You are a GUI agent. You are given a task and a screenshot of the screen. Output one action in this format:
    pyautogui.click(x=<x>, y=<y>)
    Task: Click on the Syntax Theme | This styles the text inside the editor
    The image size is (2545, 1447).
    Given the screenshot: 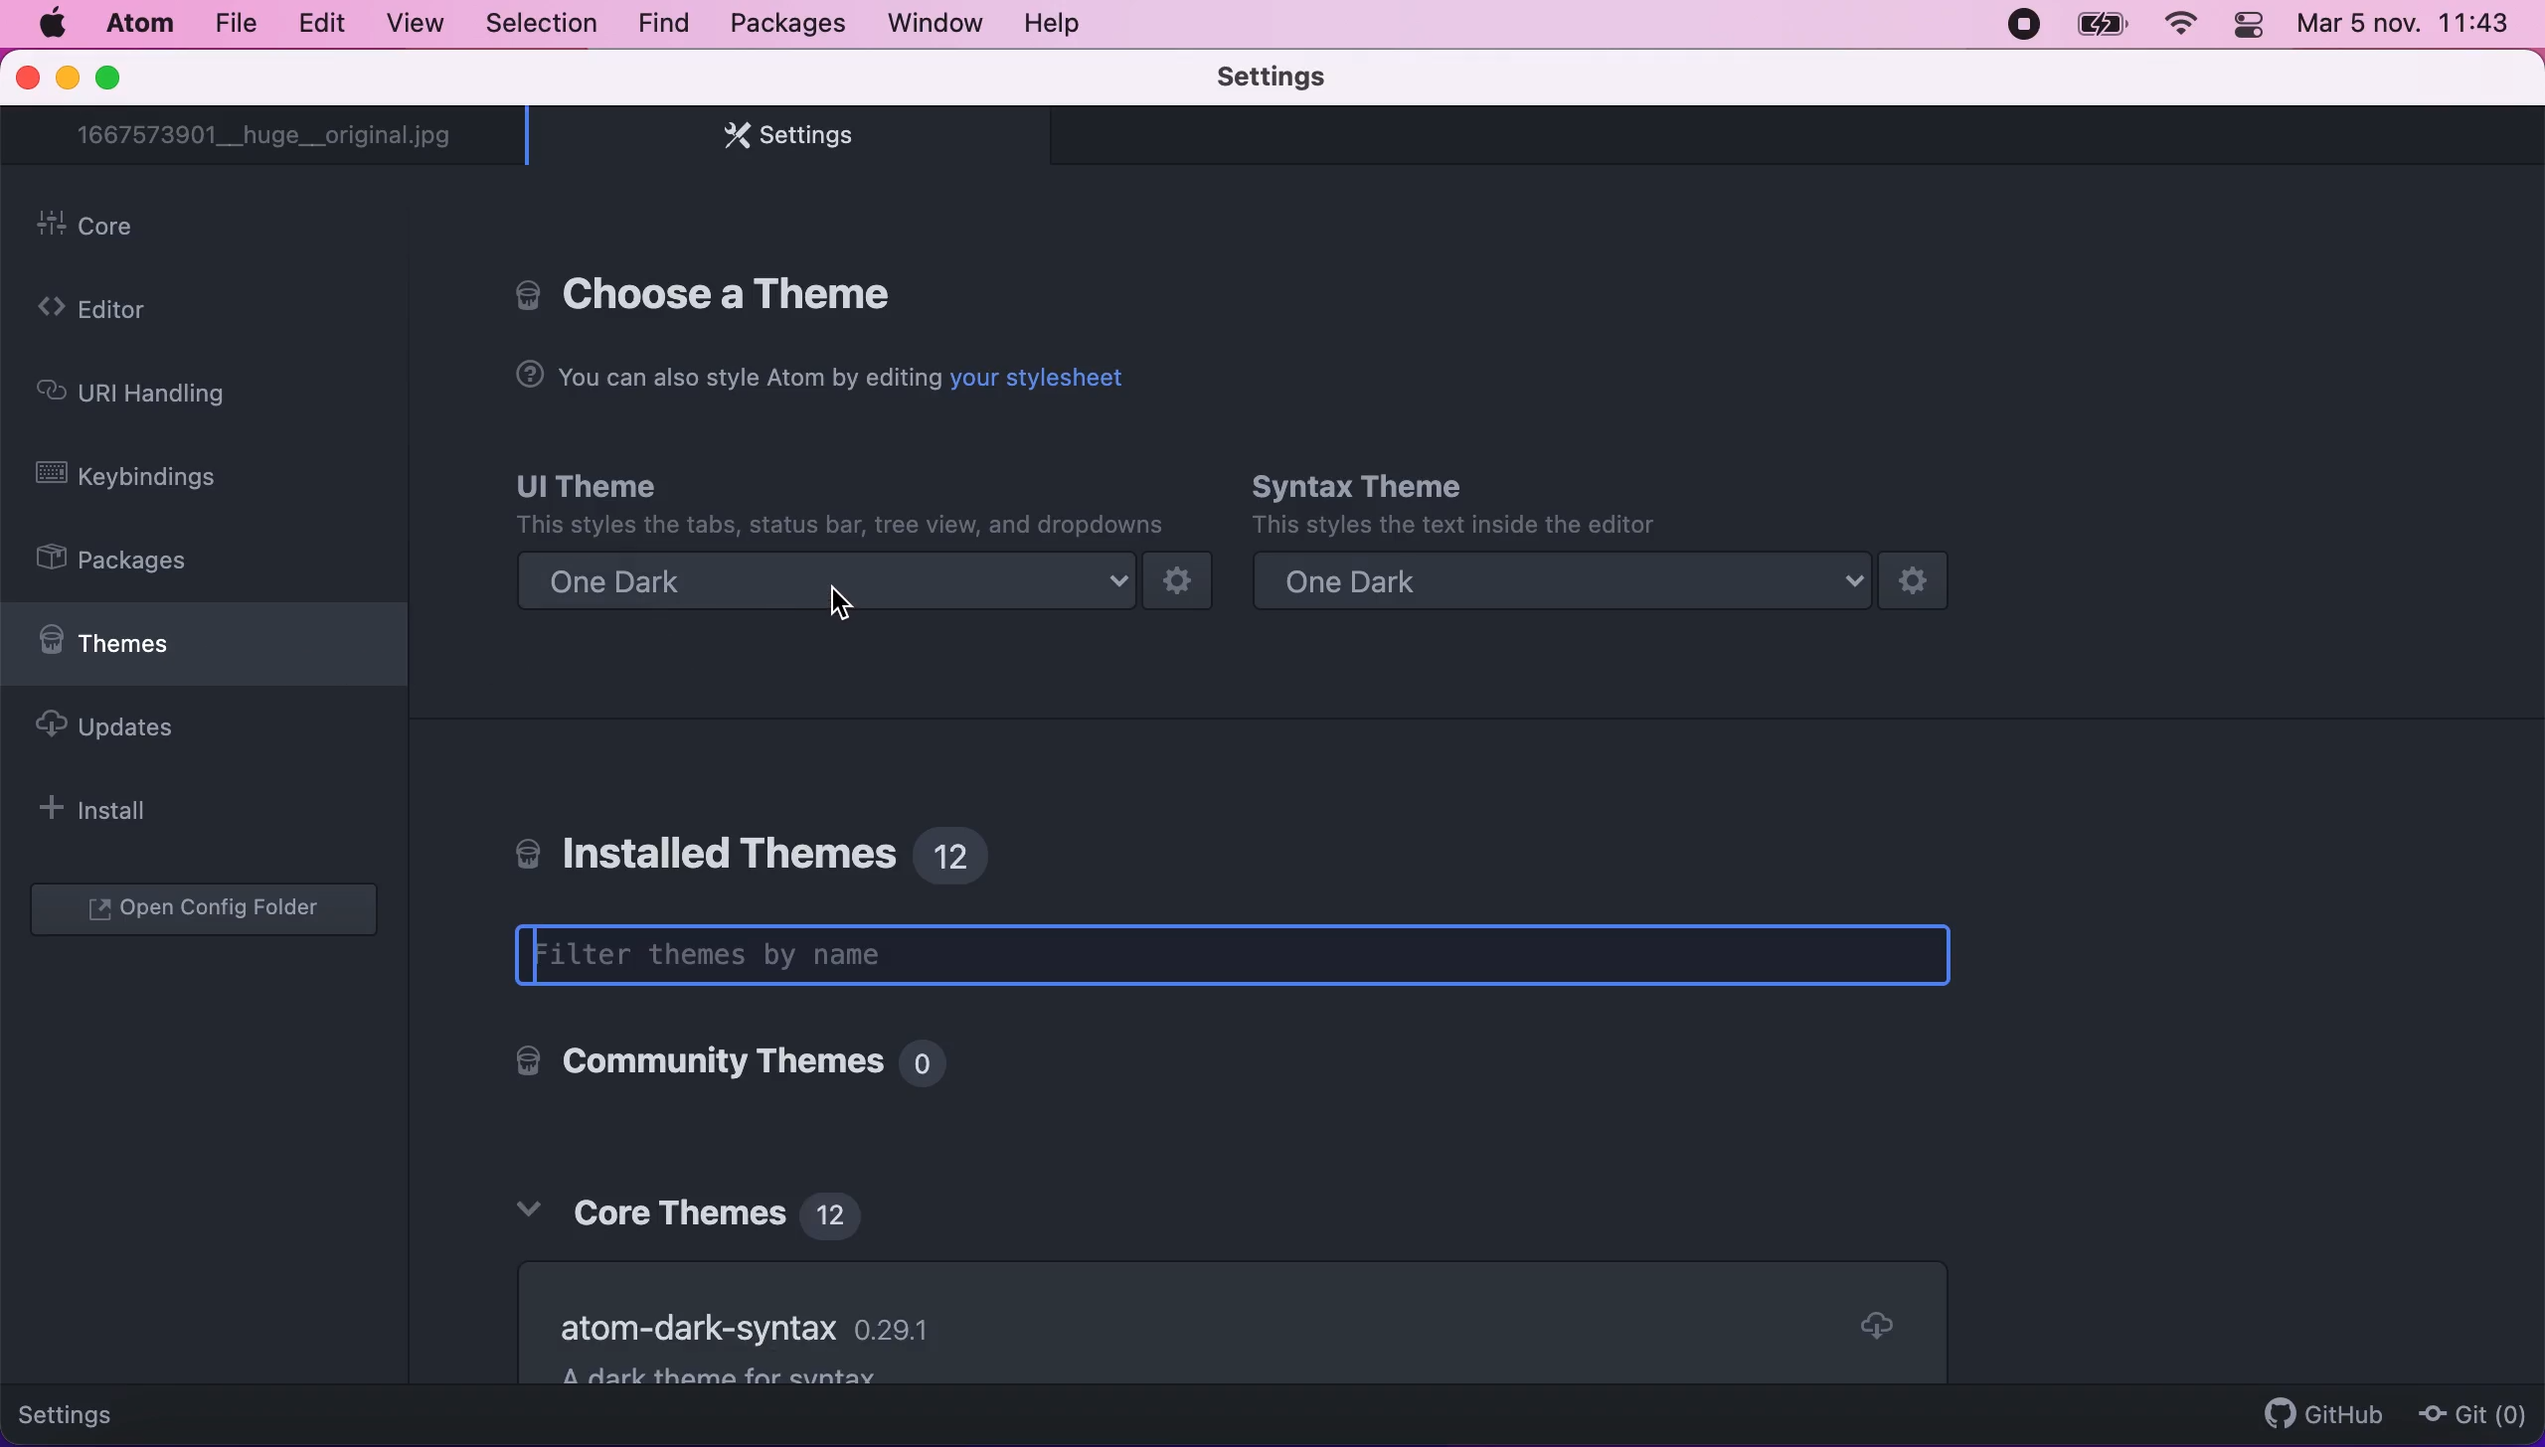 What is the action you would take?
    pyautogui.click(x=1451, y=504)
    